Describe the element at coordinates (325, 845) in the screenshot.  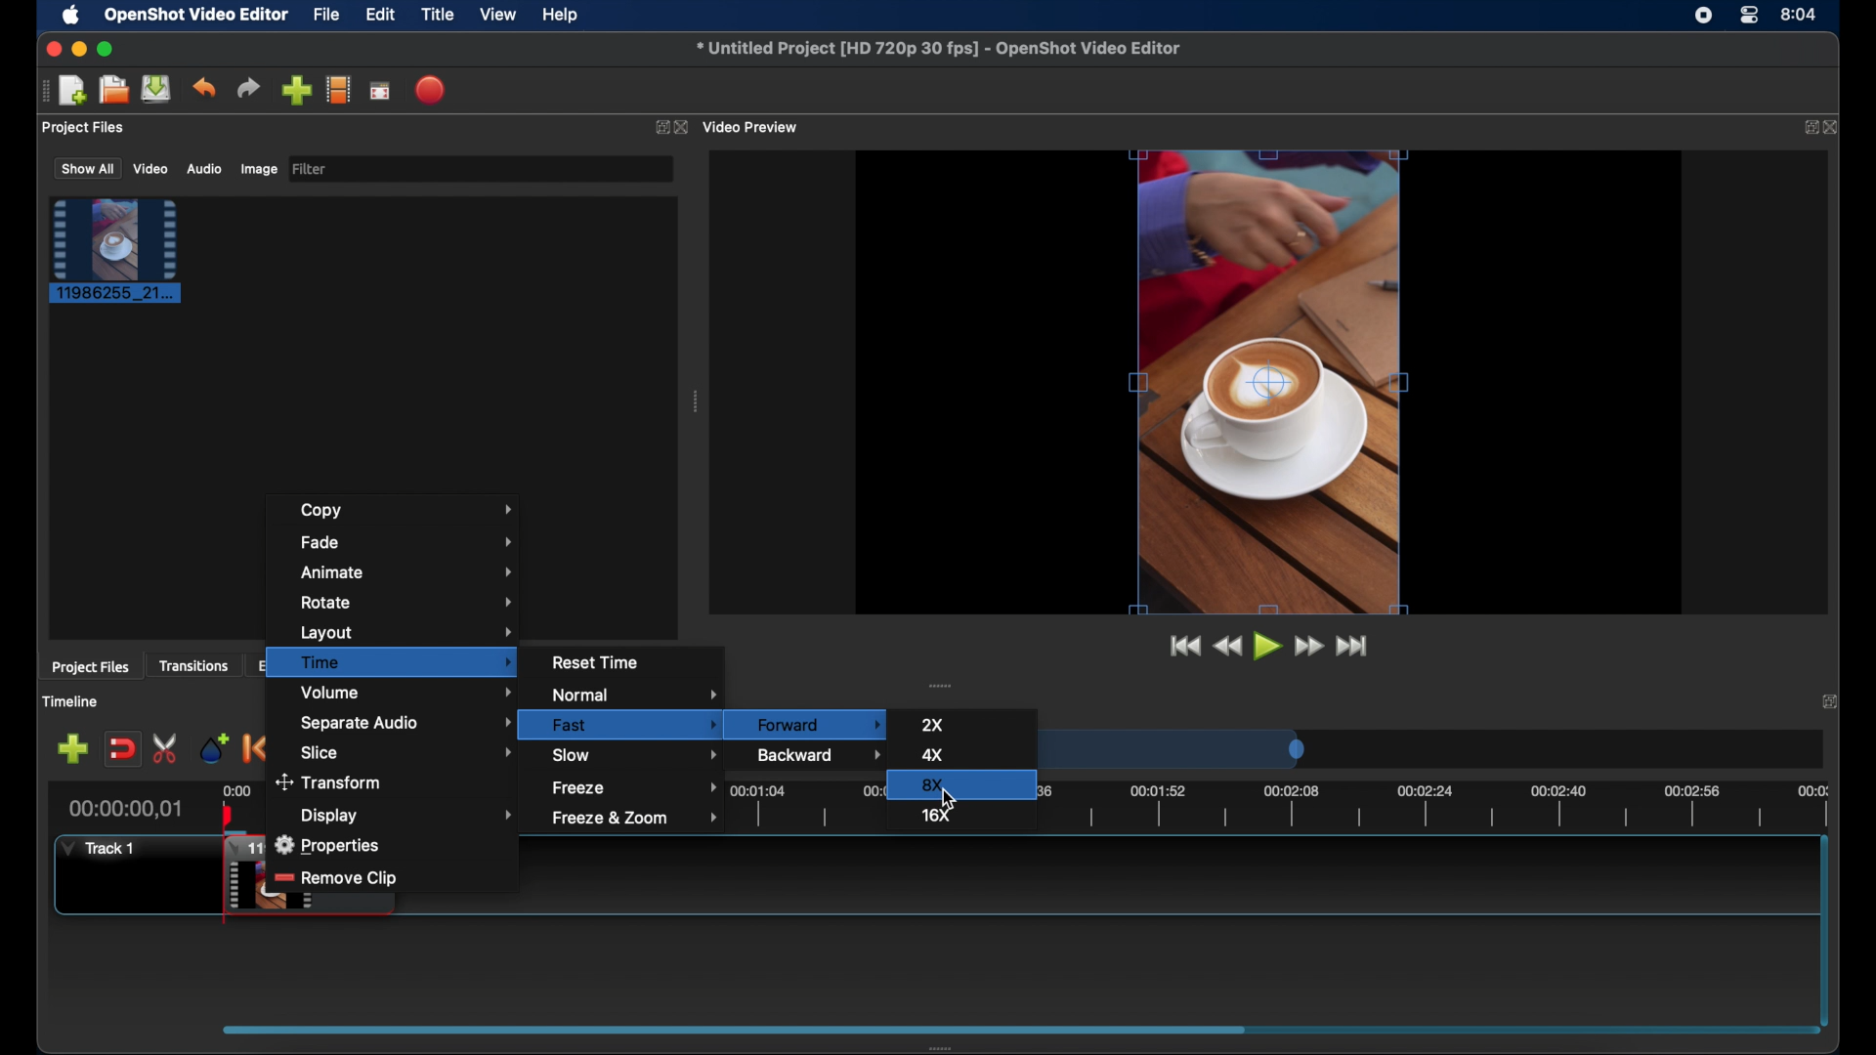
I see `properties` at that location.